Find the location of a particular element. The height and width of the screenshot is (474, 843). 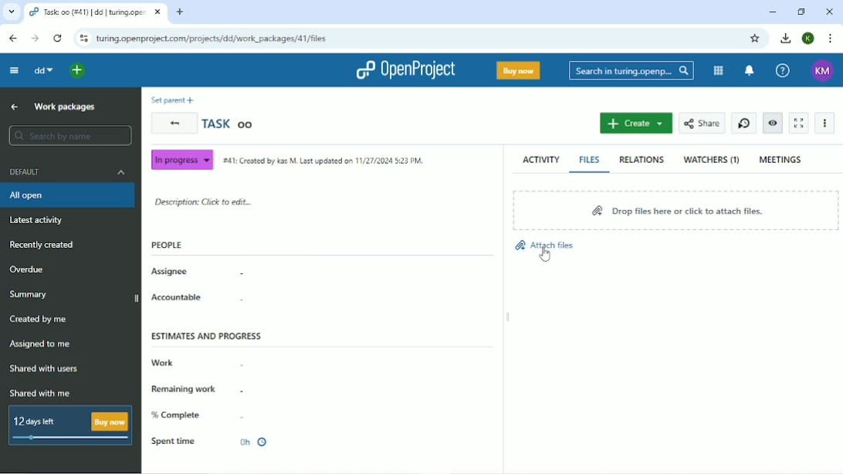

Files is located at coordinates (591, 160).